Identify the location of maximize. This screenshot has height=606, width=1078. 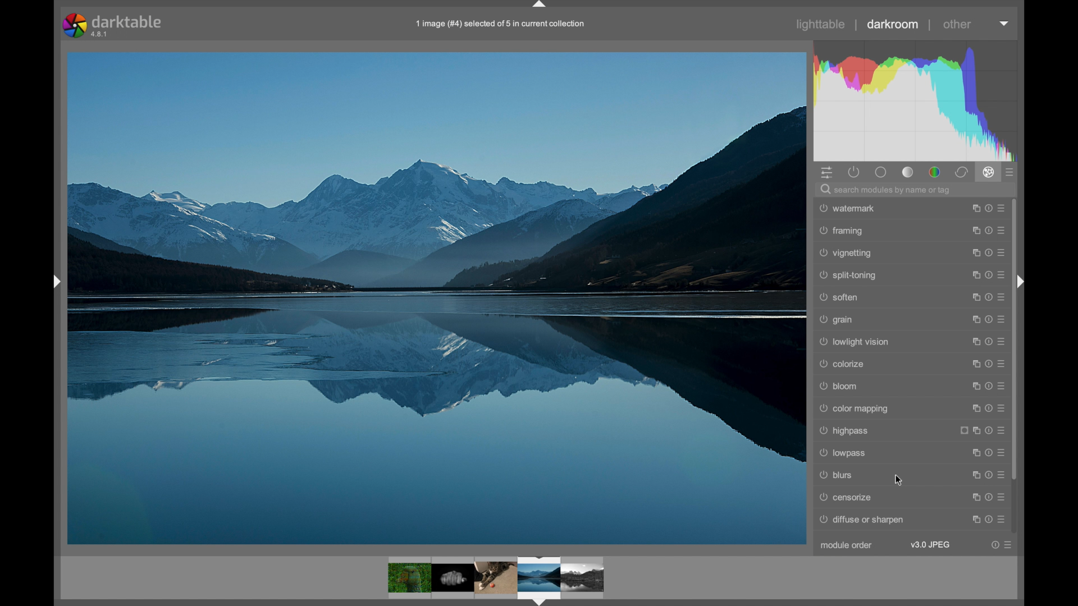
(972, 476).